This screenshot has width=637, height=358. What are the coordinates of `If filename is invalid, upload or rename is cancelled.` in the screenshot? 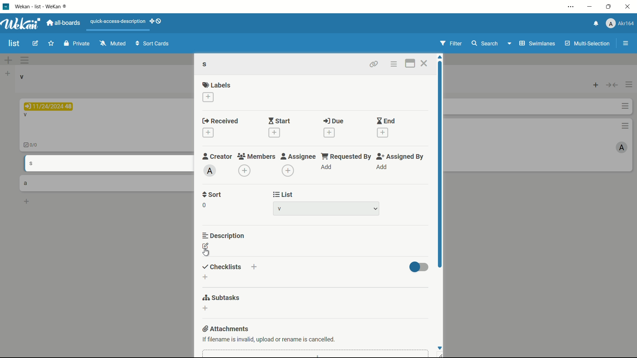 It's located at (270, 340).